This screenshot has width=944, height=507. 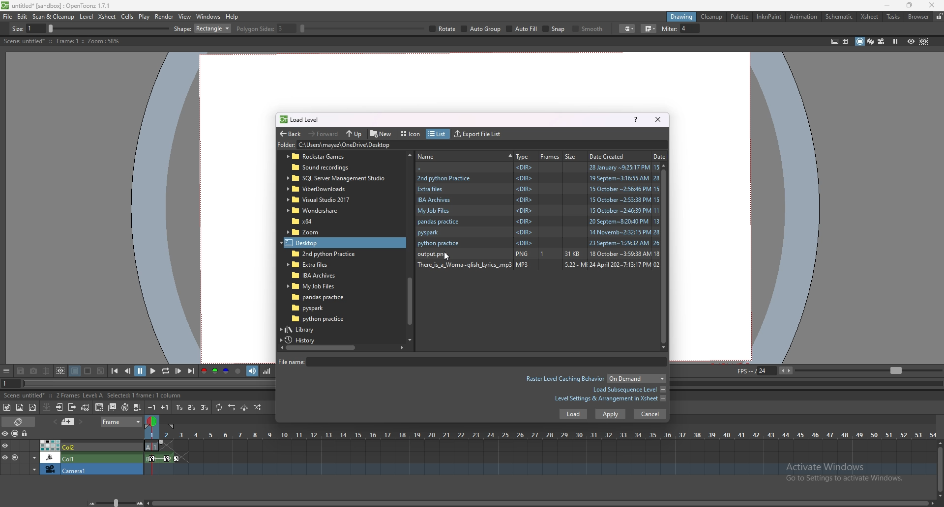 What do you see at coordinates (151, 382) in the screenshot?
I see `animation player` at bounding box center [151, 382].